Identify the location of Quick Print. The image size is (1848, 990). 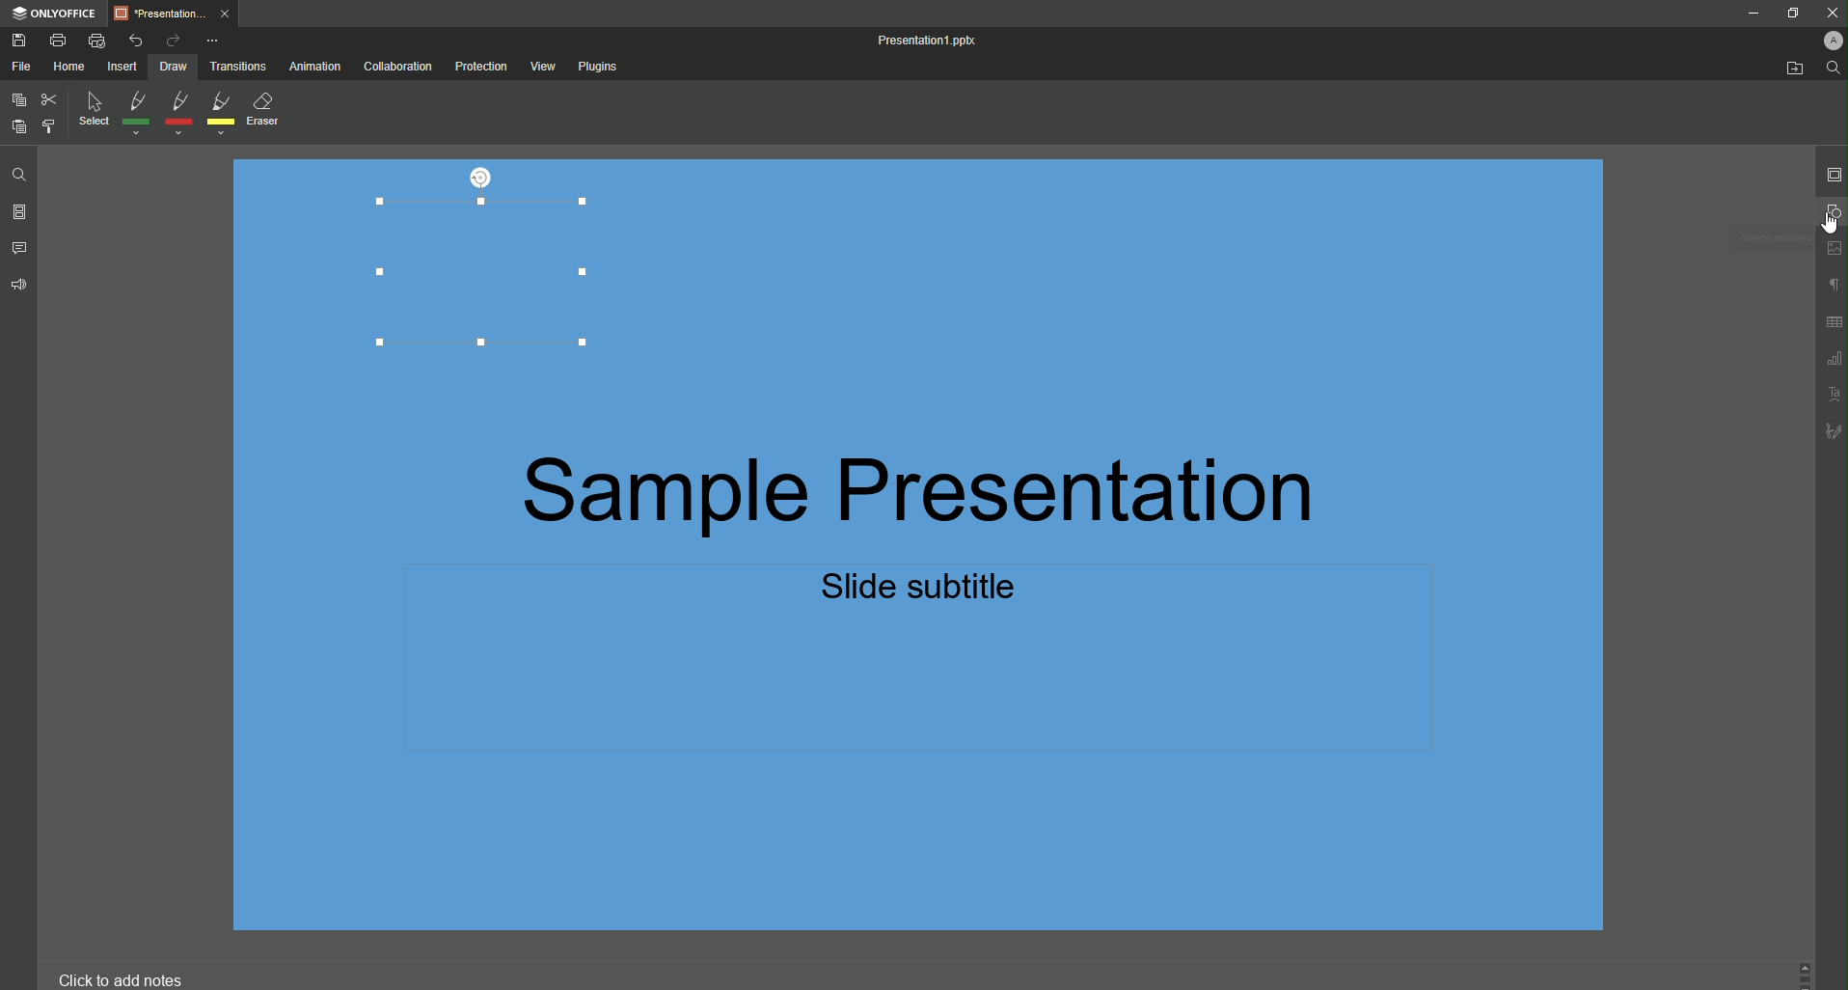
(98, 40).